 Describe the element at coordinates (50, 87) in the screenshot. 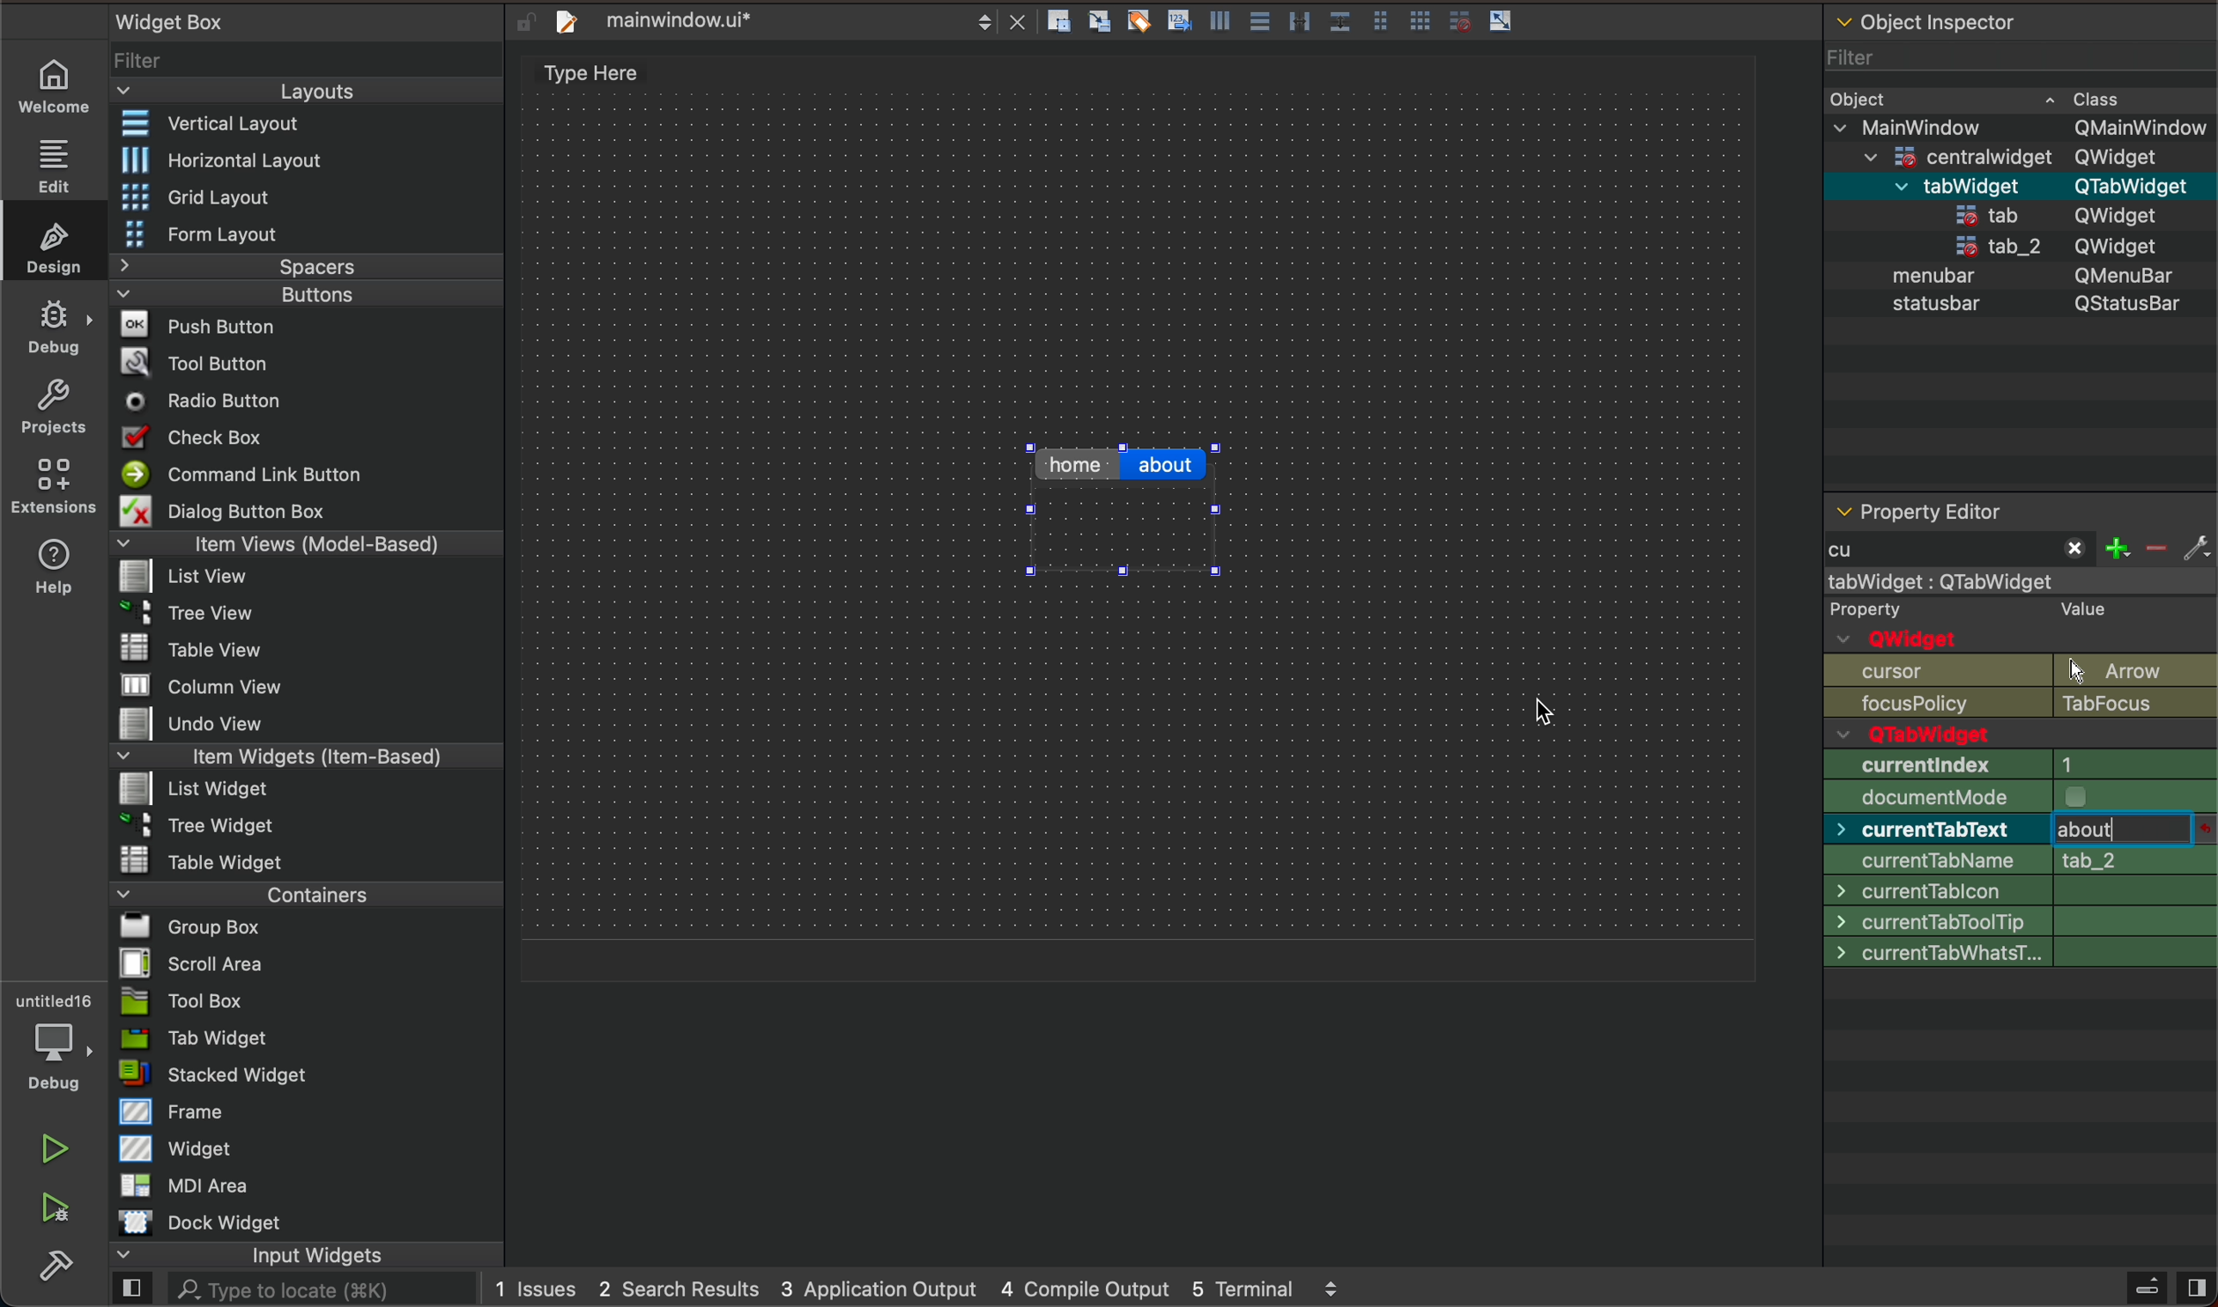

I see `welcome` at that location.